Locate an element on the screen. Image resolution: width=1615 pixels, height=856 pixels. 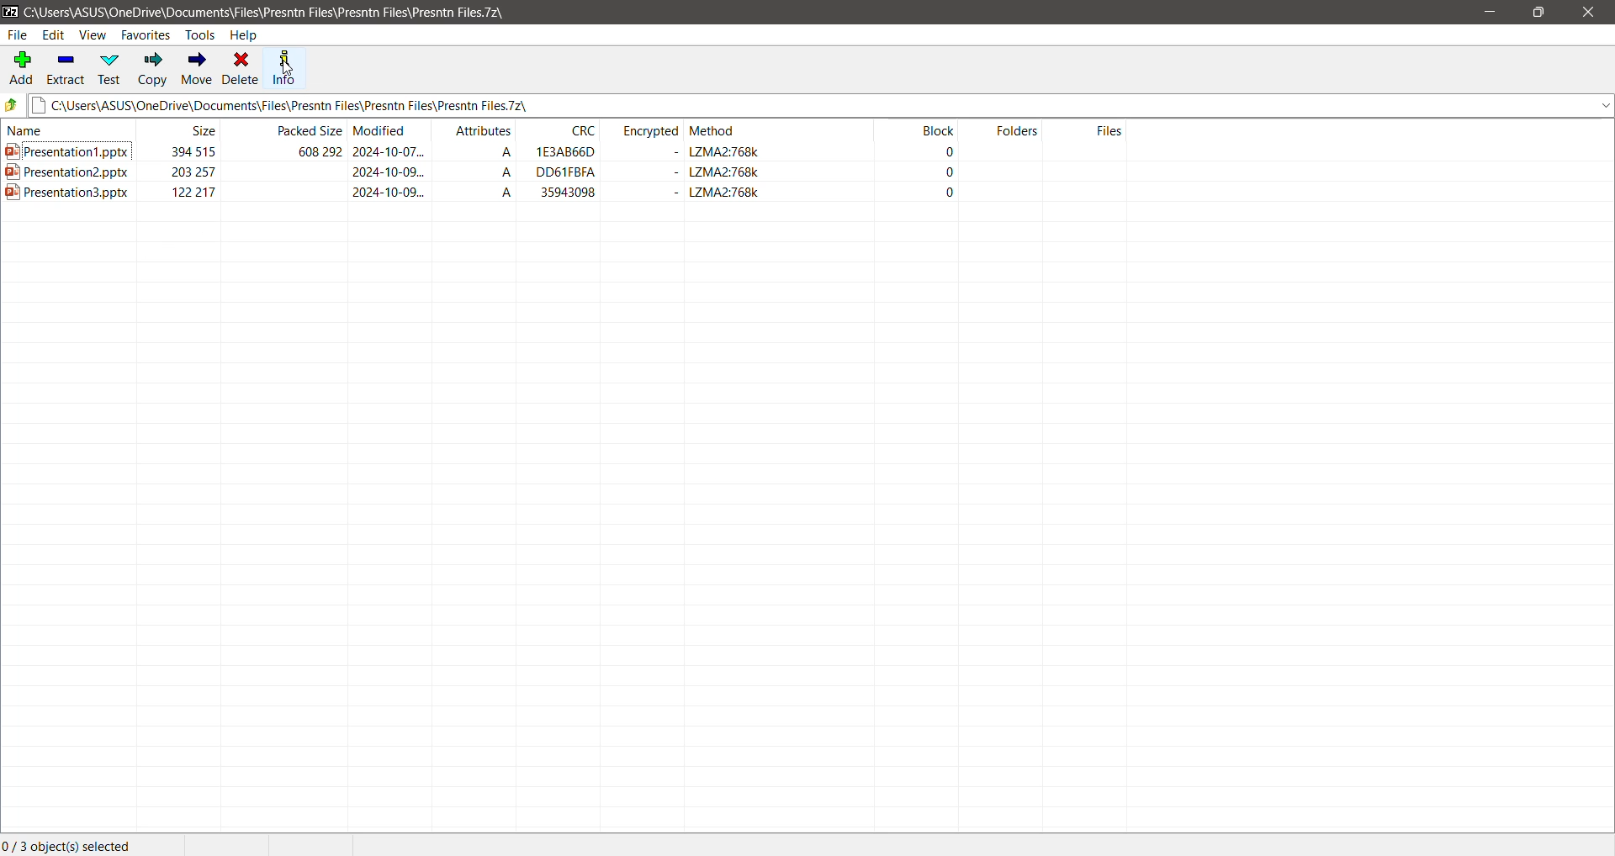
Add is located at coordinates (20, 70).